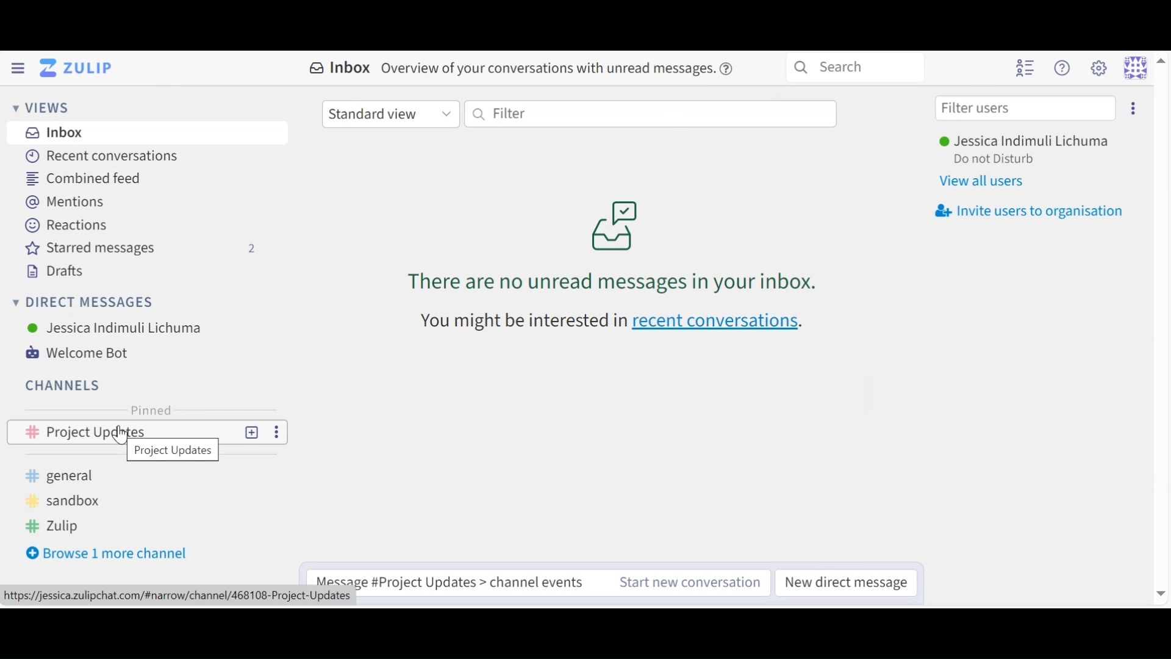 The width and height of the screenshot is (1171, 659). I want to click on Welcome Bot, so click(76, 354).